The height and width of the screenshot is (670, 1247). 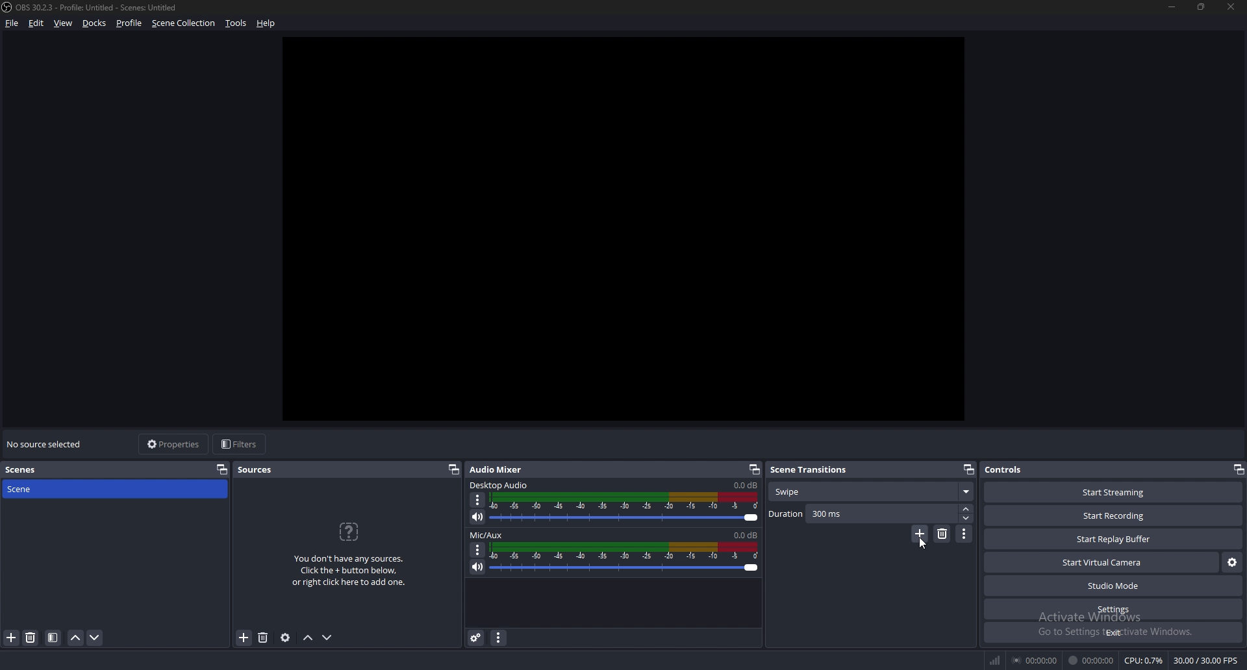 What do you see at coordinates (1101, 562) in the screenshot?
I see `start virtual camera` at bounding box center [1101, 562].